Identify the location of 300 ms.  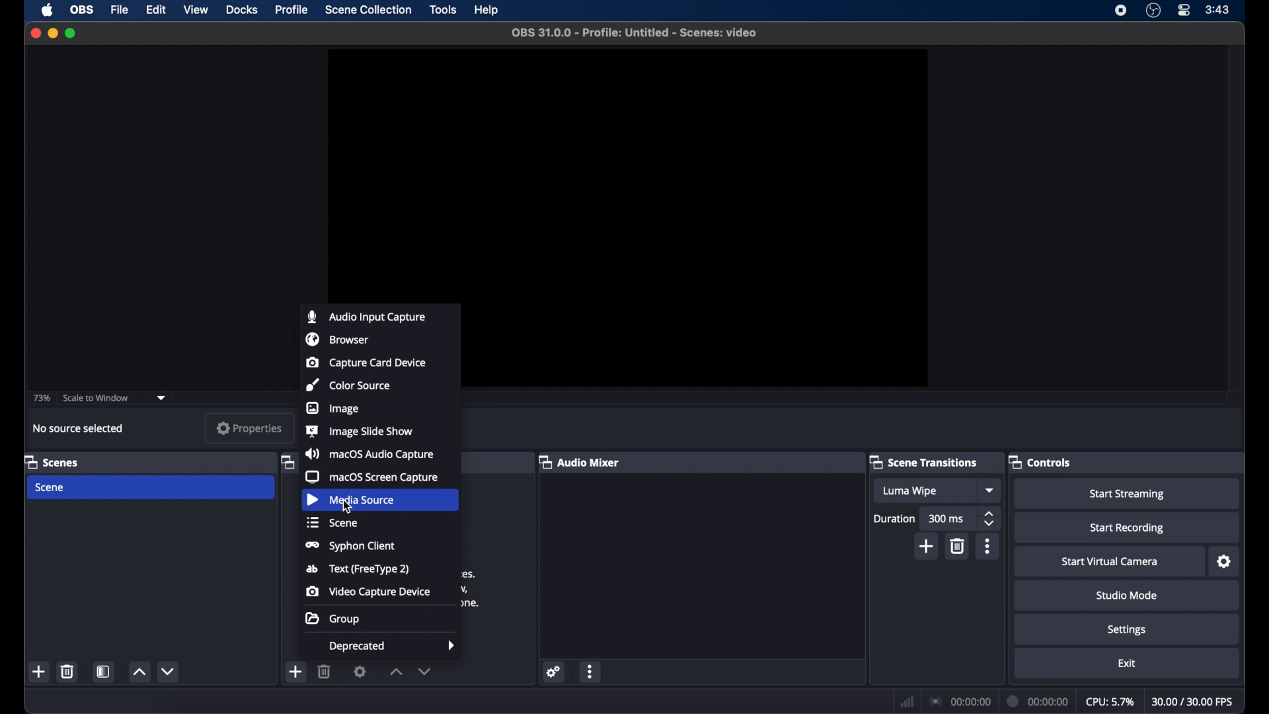
(948, 518).